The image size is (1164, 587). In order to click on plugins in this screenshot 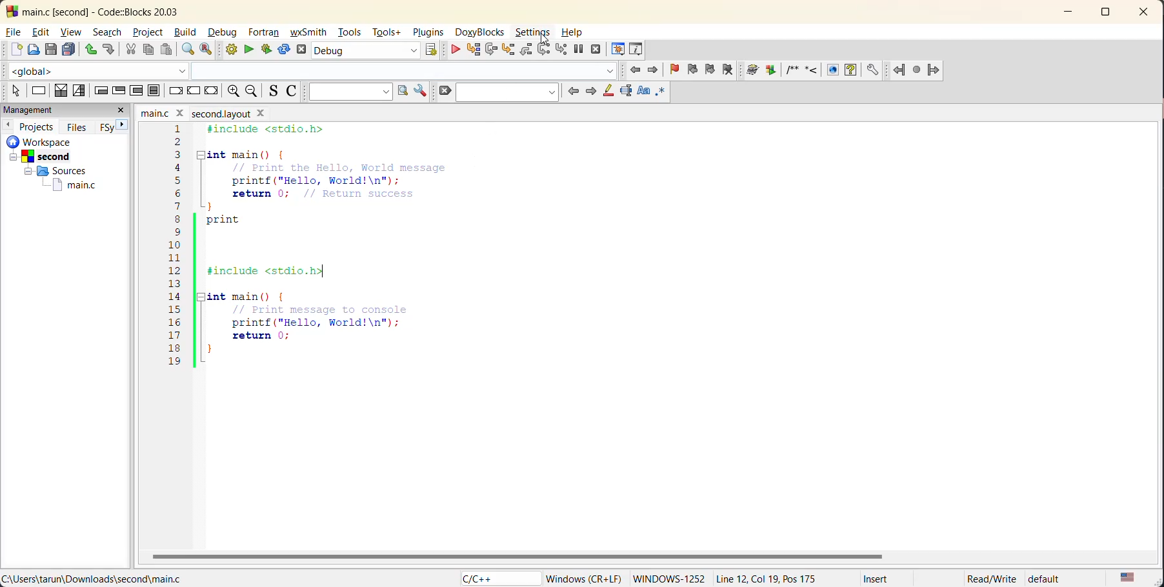, I will do `click(426, 32)`.